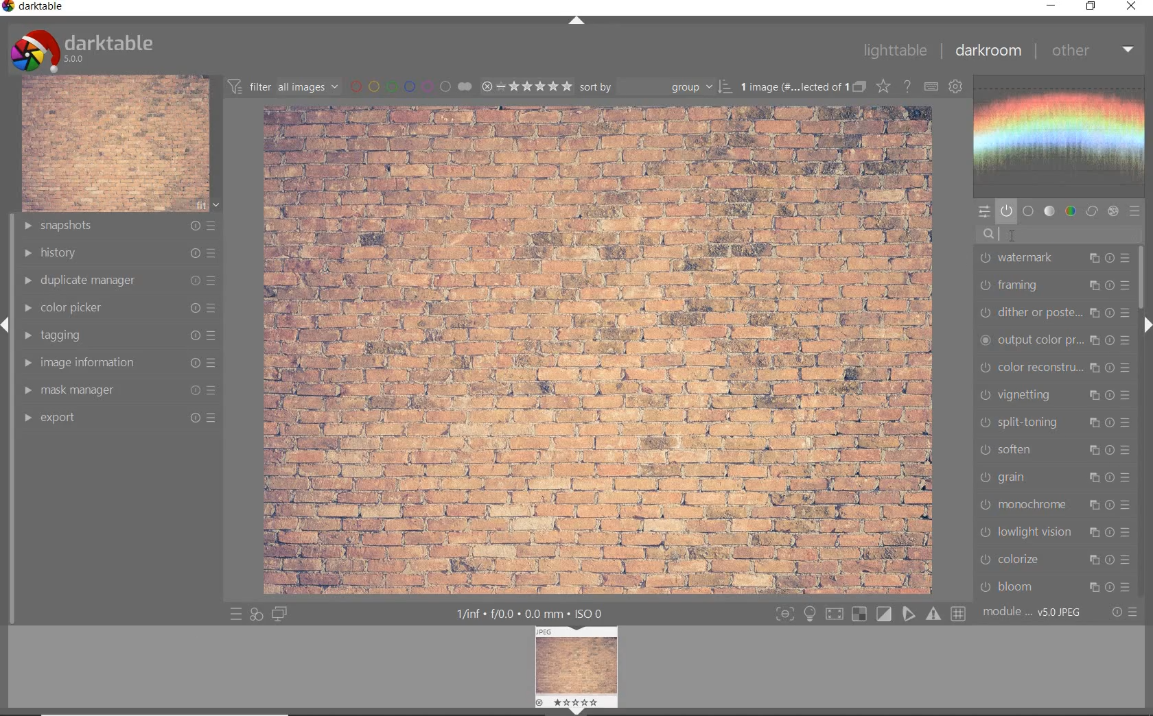  I want to click on split toning, so click(1056, 423).